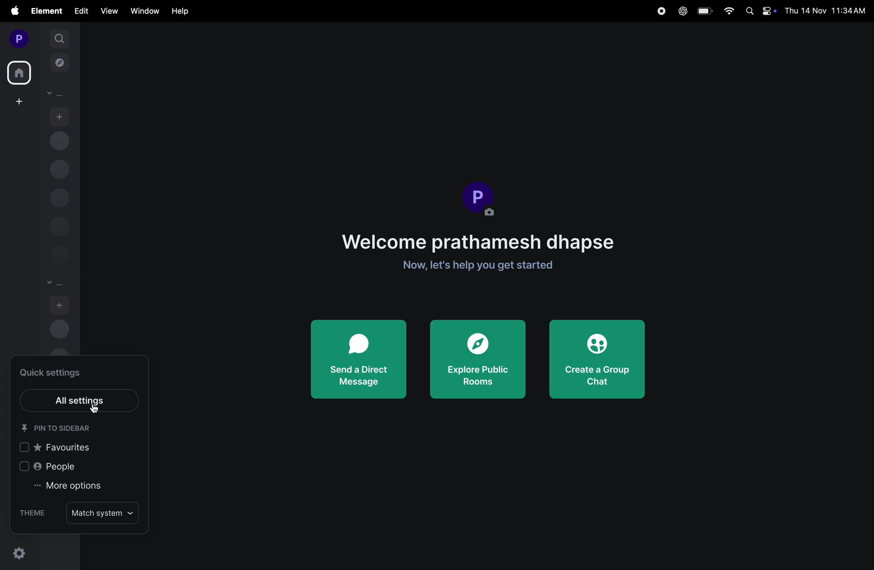 This screenshot has height=570, width=874. What do you see at coordinates (17, 37) in the screenshot?
I see `profile` at bounding box center [17, 37].